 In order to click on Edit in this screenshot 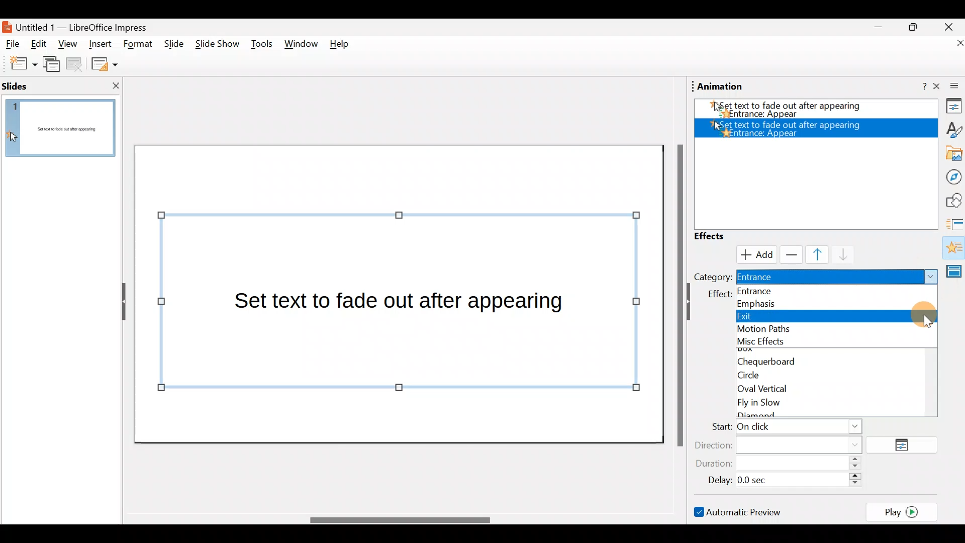, I will do `click(42, 45)`.